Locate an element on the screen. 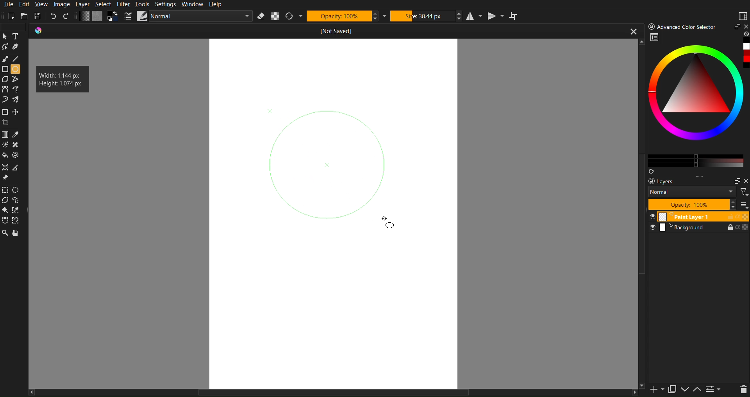 This screenshot has height=397, width=750. Refresh is located at coordinates (289, 16).